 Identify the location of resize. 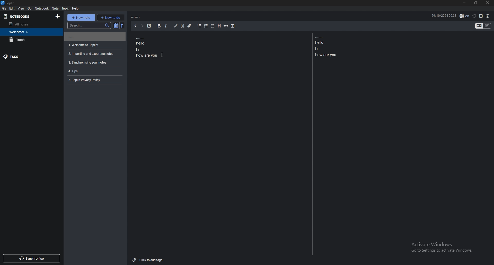
(476, 3).